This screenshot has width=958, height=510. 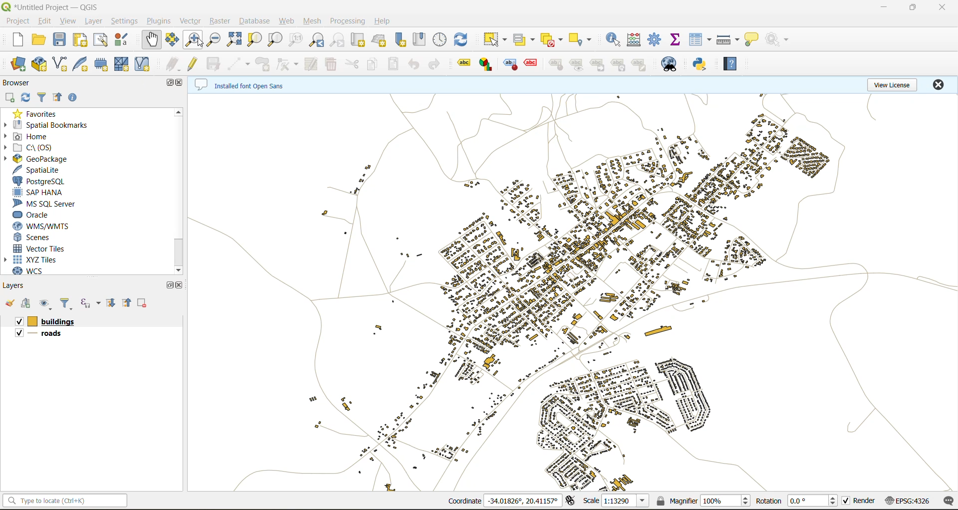 I want to click on help, so click(x=730, y=63).